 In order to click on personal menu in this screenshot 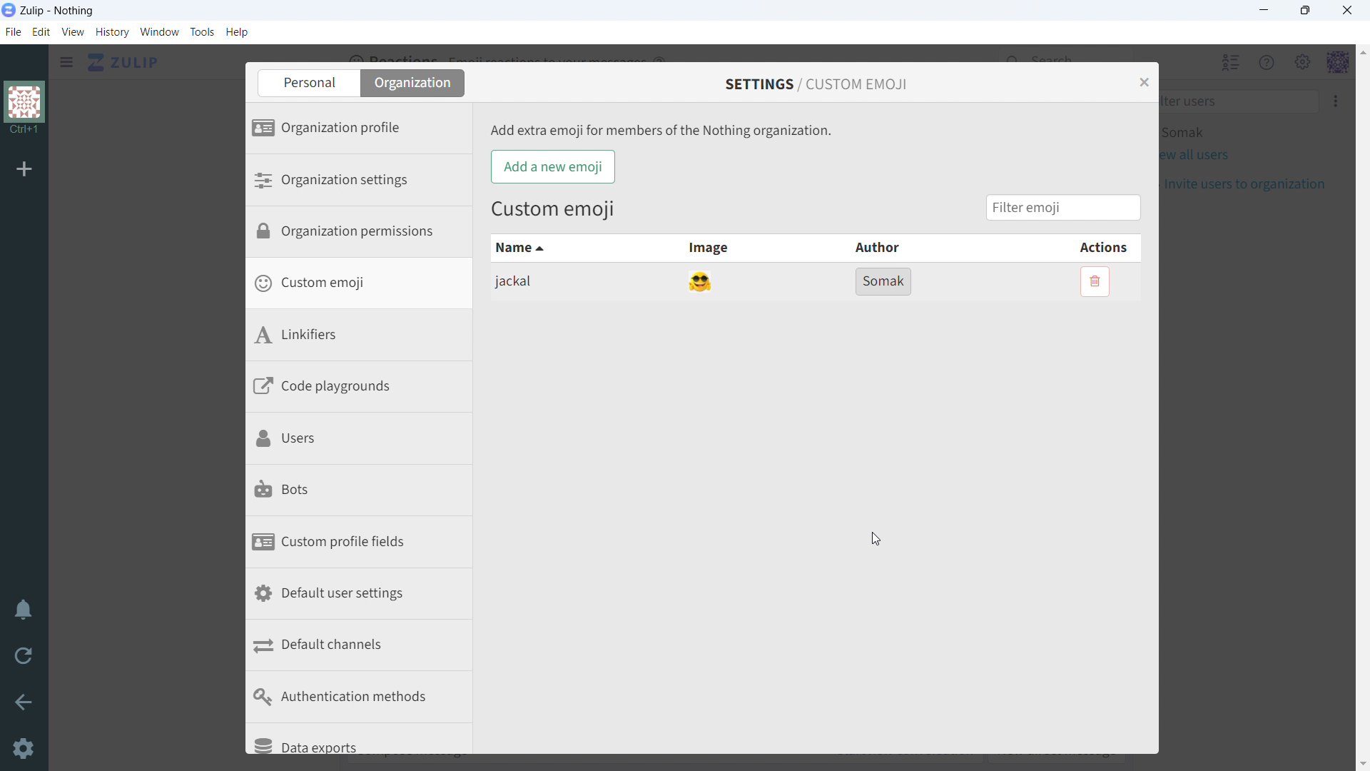, I will do `click(1339, 62)`.